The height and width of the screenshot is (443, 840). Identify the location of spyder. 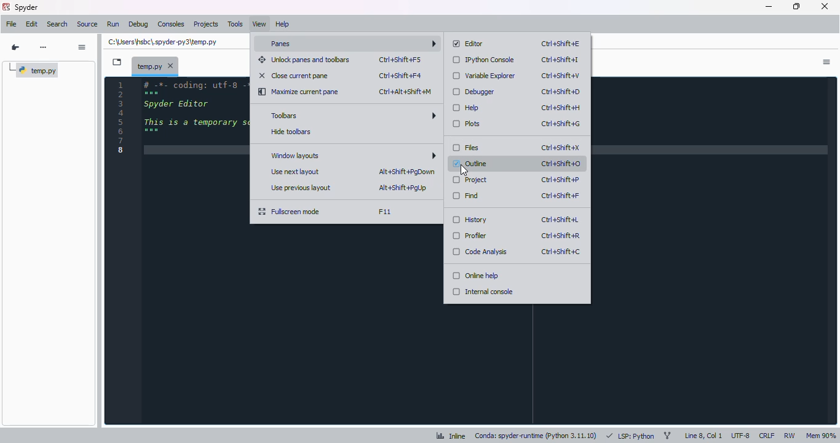
(26, 7).